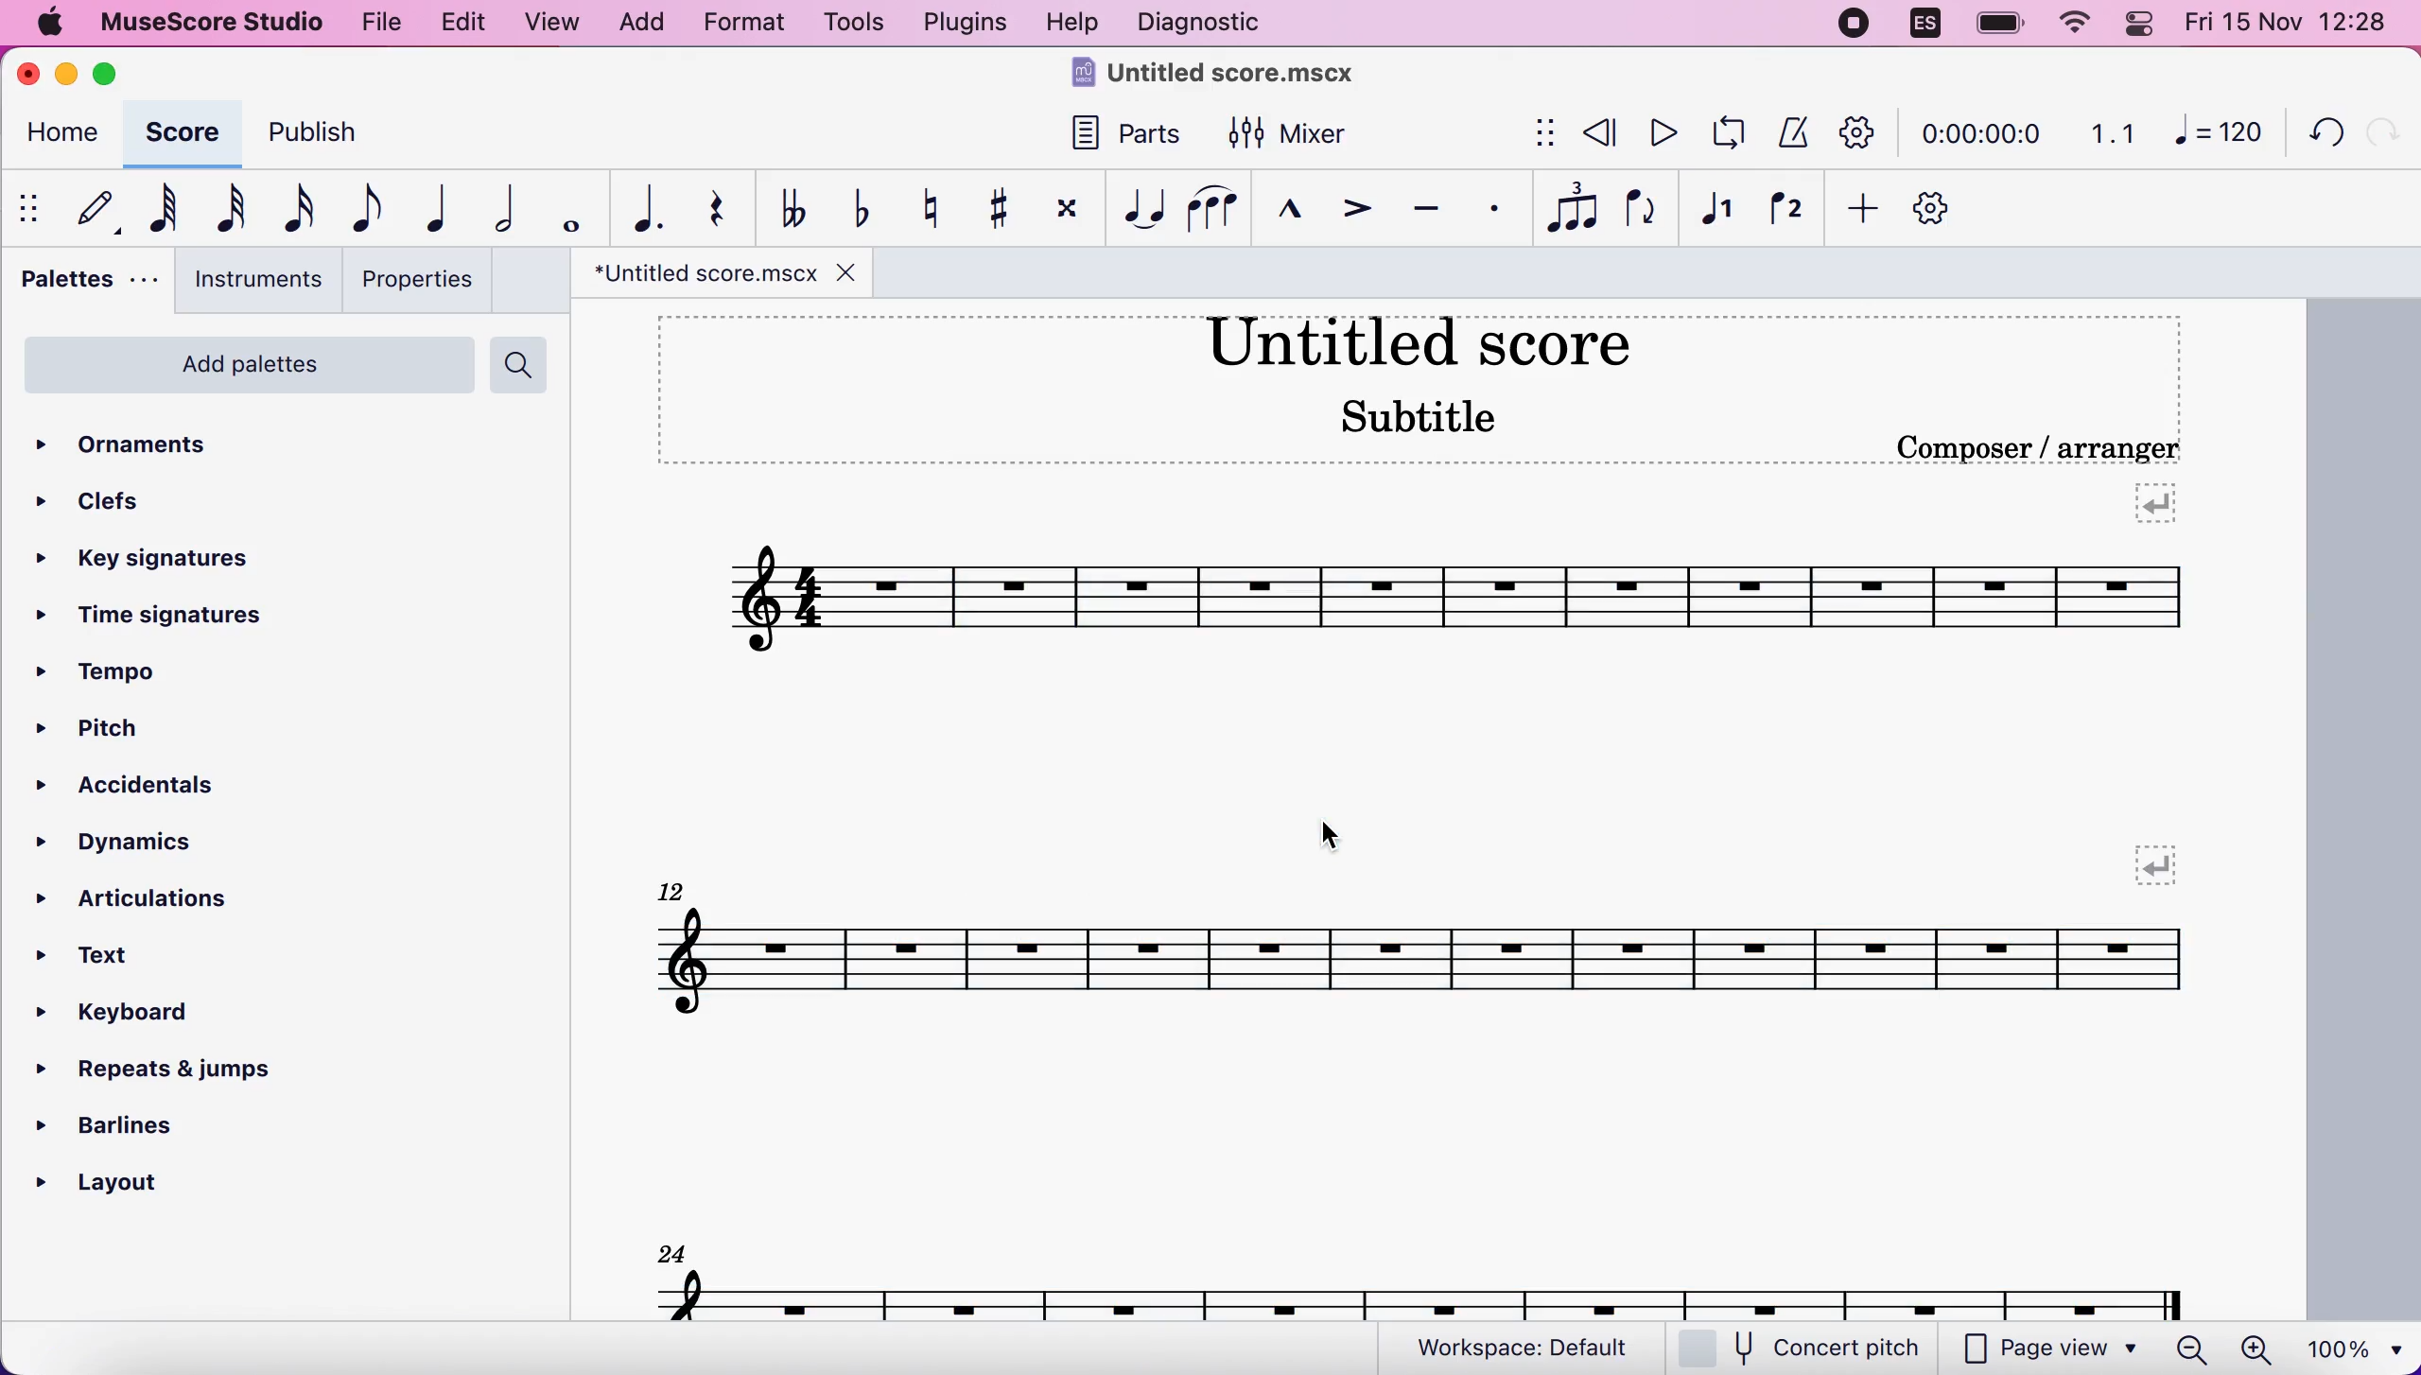 This screenshot has height=1375, width=2421. Describe the element at coordinates (106, 958) in the screenshot. I see `text` at that location.